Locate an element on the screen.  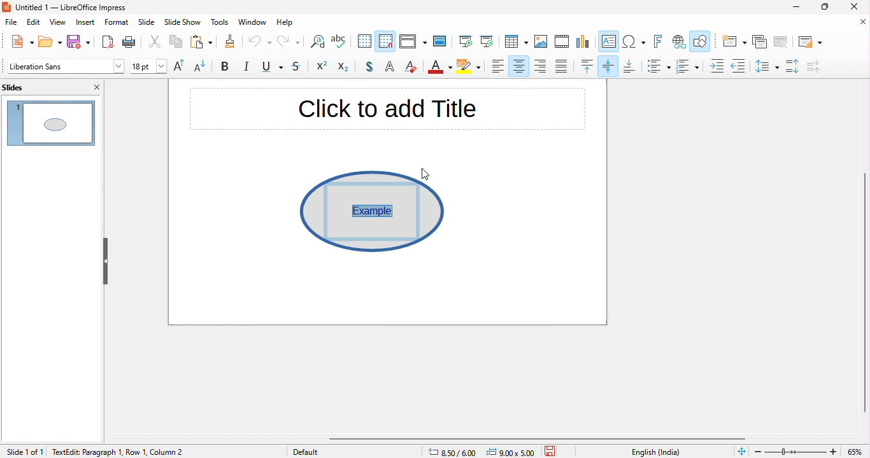
delete slide is located at coordinates (781, 42).